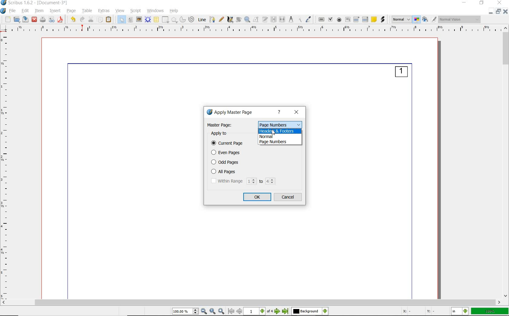  I want to click on view, so click(120, 10).